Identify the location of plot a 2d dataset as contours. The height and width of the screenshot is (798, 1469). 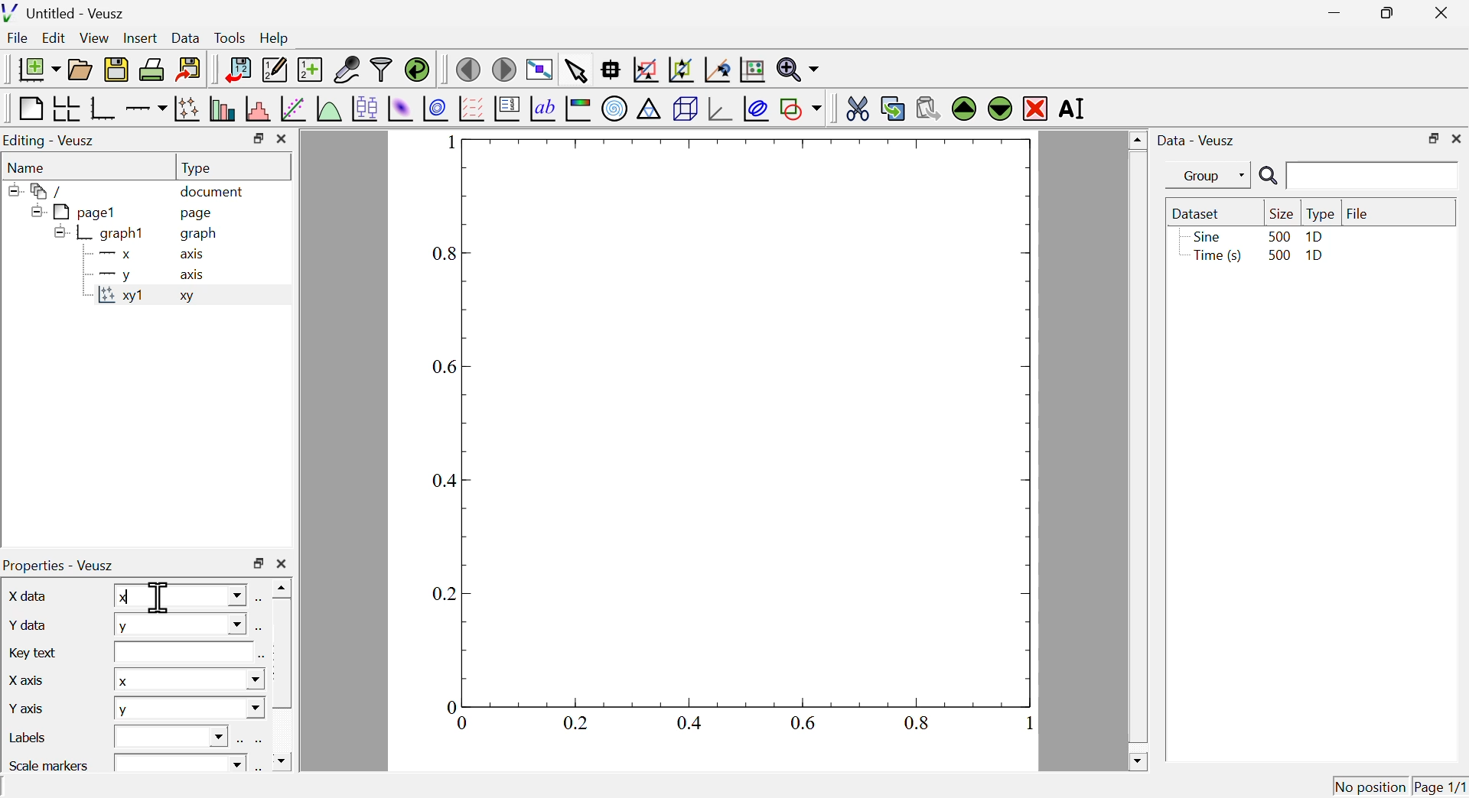
(435, 109).